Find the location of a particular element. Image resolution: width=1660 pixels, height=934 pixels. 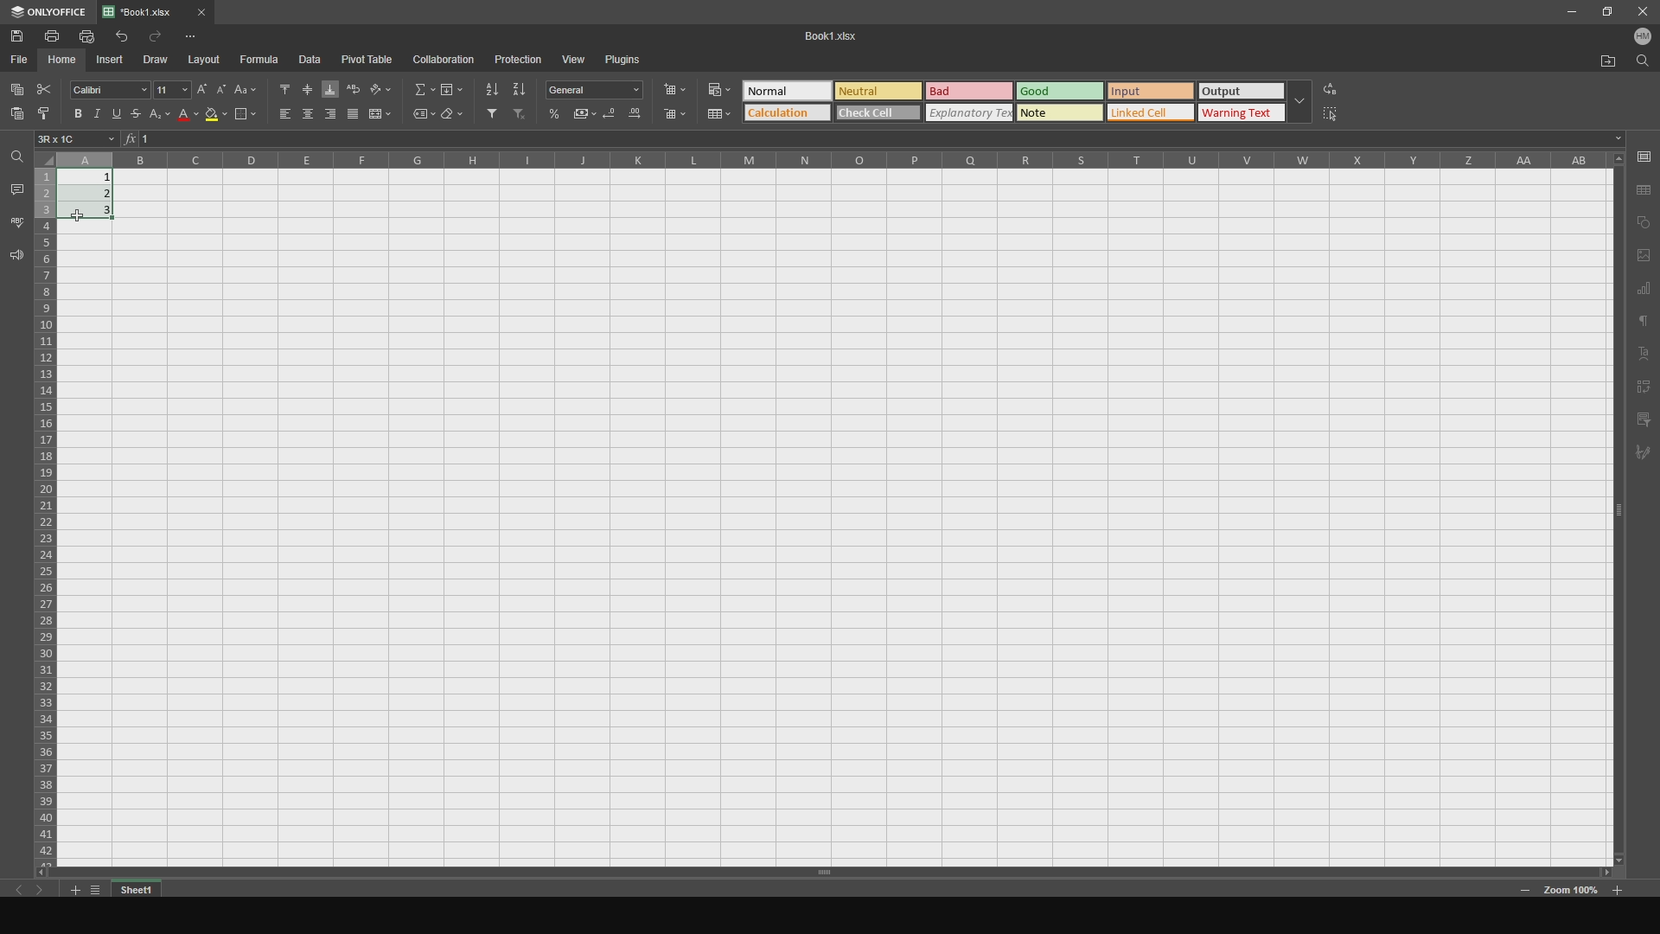

select all is located at coordinates (1341, 115).